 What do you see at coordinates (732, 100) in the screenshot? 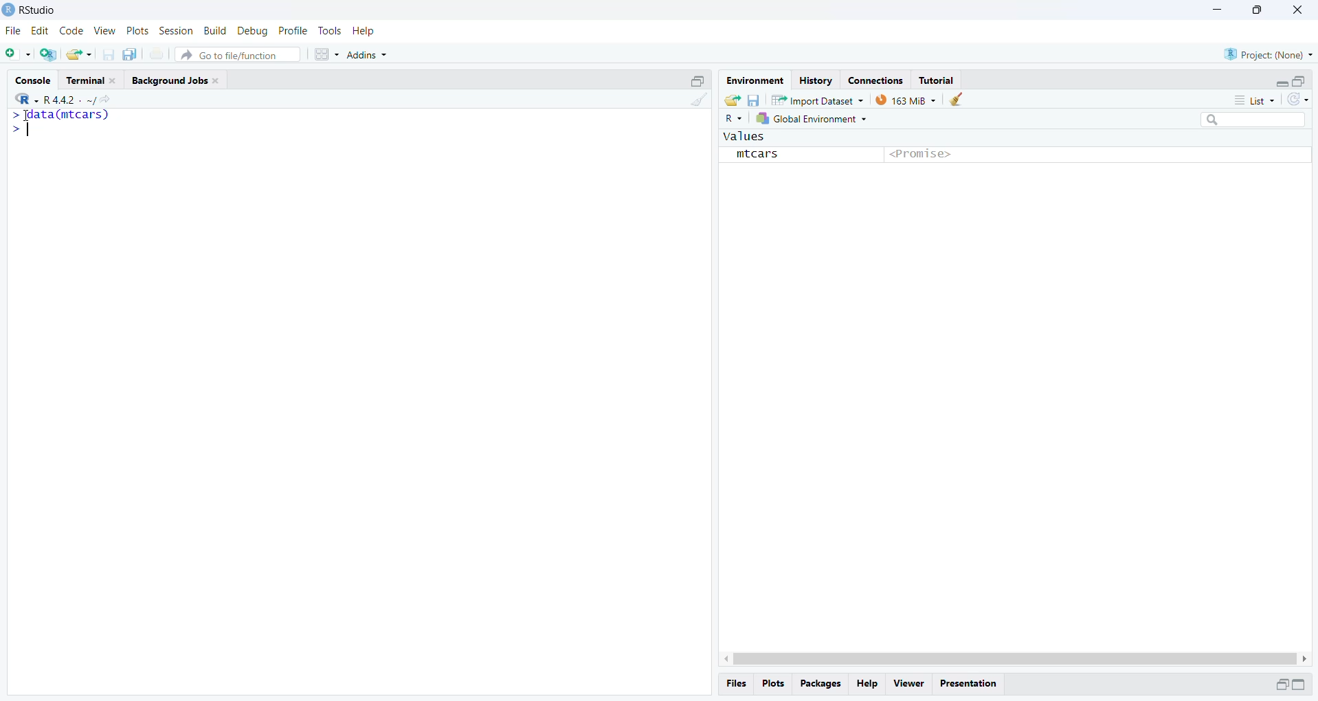
I see `share` at bounding box center [732, 100].